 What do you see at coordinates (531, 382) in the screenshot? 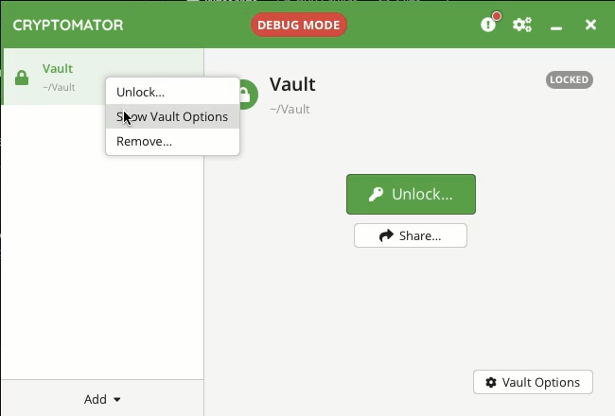
I see `Vault Options` at bounding box center [531, 382].